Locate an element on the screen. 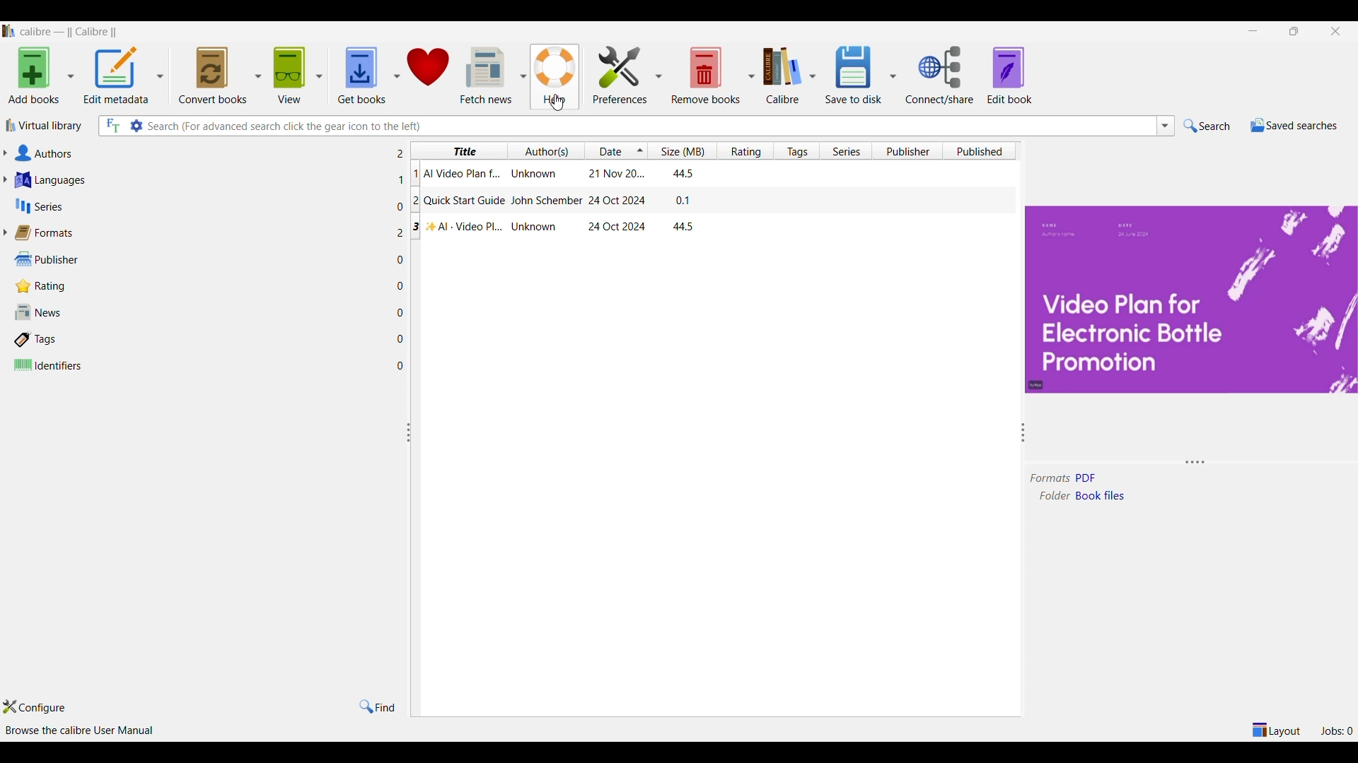 Image resolution: width=1358 pixels, height=763 pixels. Preferences is located at coordinates (618, 76).